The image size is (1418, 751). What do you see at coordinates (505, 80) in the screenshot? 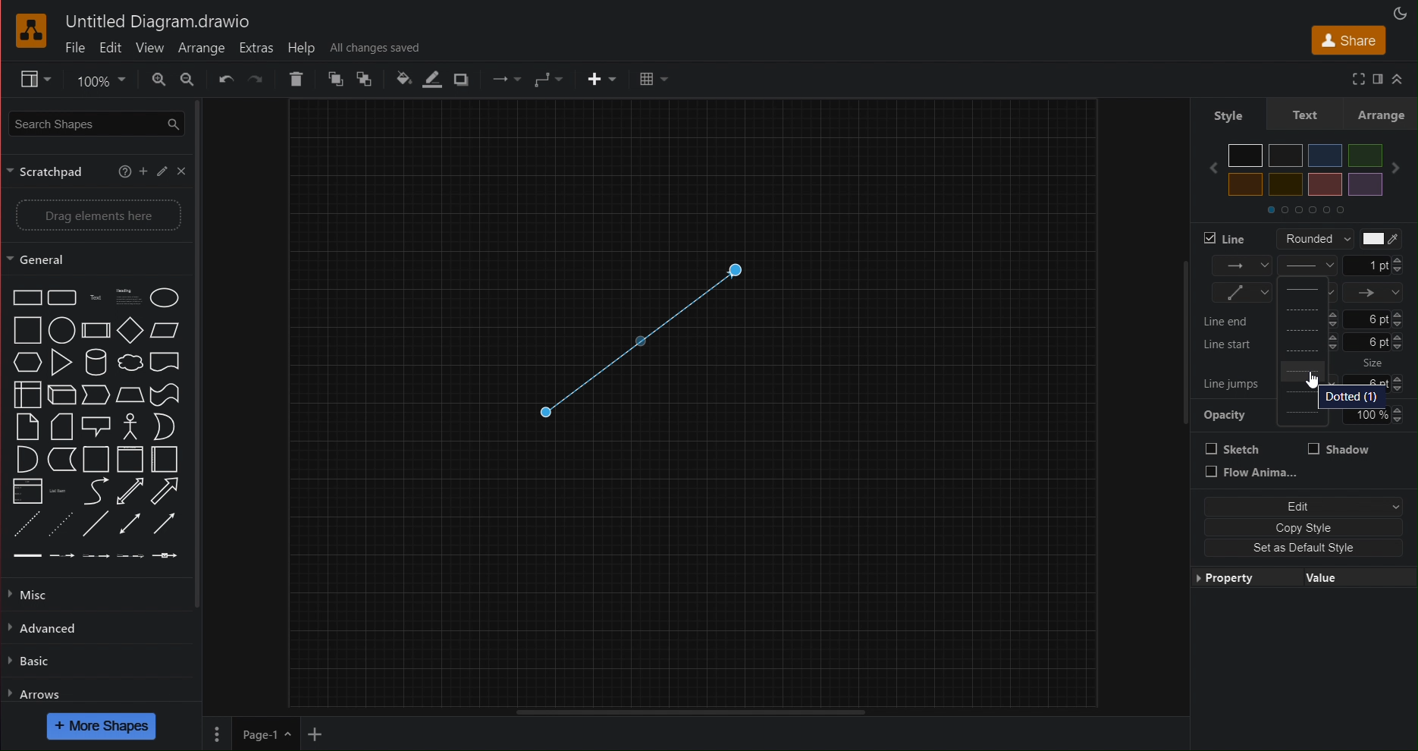
I see `Waypoint` at bounding box center [505, 80].